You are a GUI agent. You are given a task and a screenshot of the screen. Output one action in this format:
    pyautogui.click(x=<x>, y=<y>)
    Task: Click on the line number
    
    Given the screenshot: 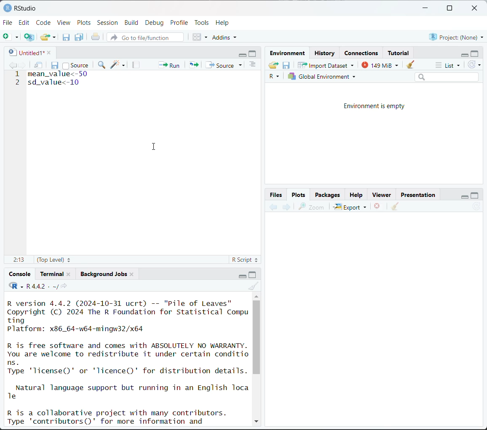 What is the action you would take?
    pyautogui.click(x=18, y=78)
    